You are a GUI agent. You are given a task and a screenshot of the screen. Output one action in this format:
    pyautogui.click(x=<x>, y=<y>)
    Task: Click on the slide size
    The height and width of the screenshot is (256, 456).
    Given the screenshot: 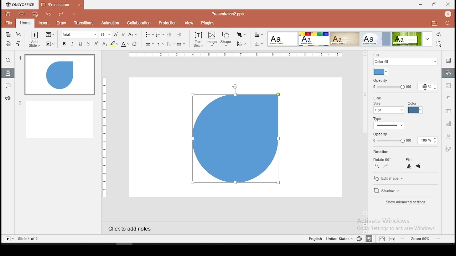 What is the action you would take?
    pyautogui.click(x=258, y=44)
    